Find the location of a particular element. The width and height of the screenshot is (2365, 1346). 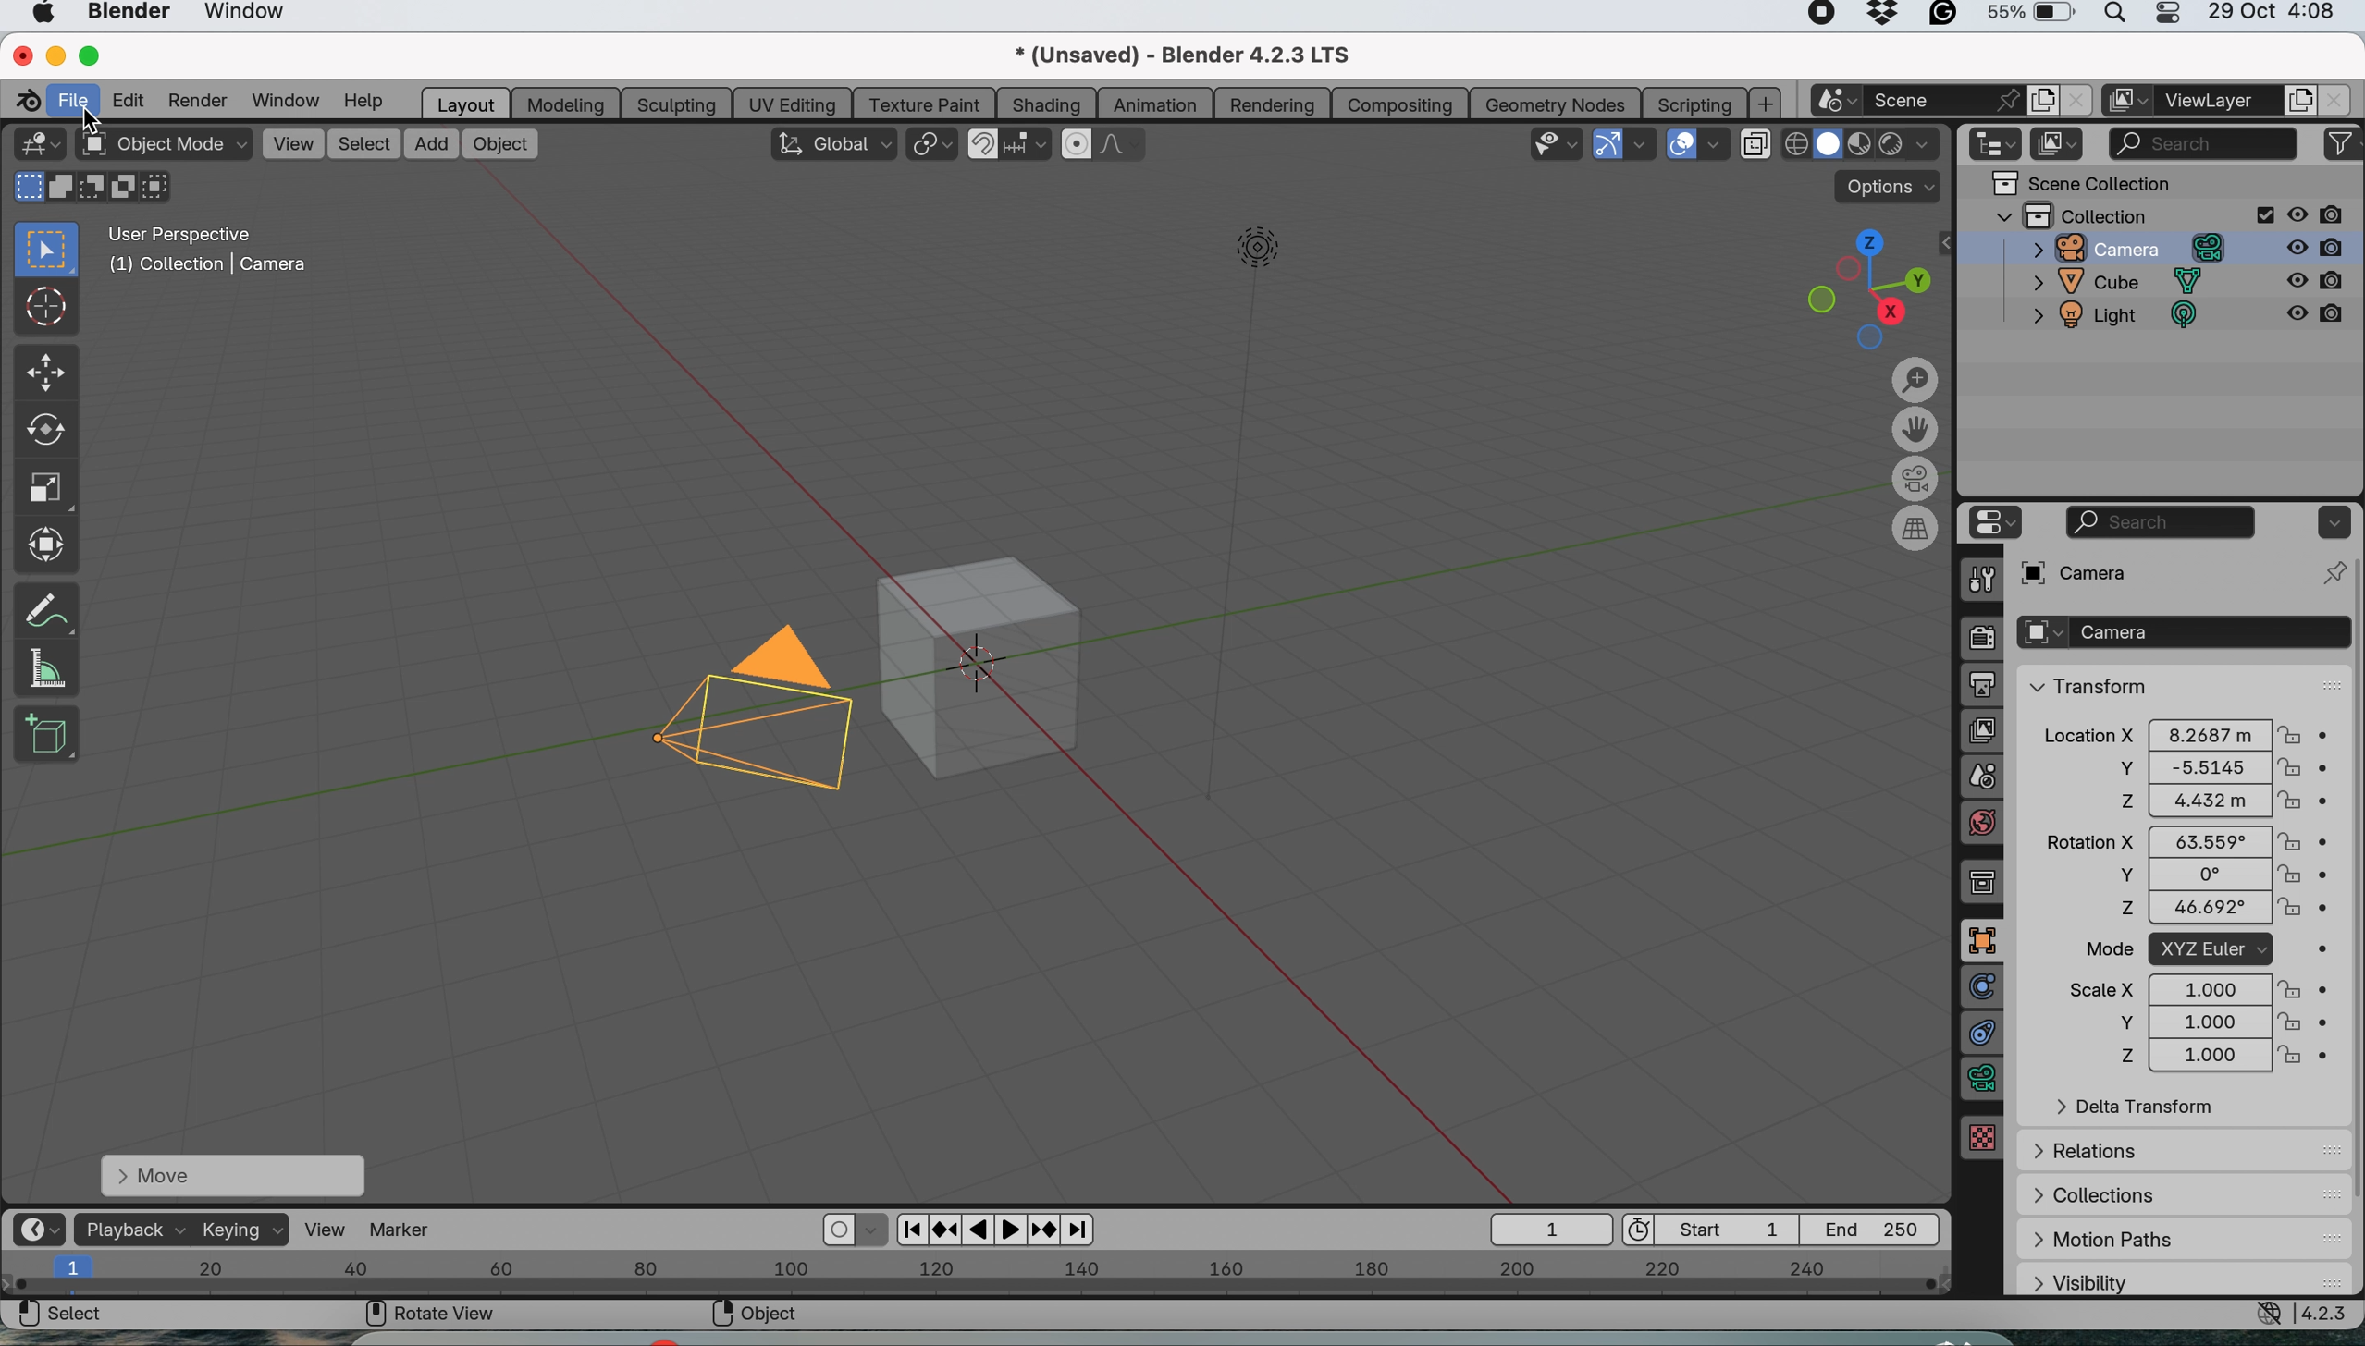

keying is located at coordinates (242, 1230).